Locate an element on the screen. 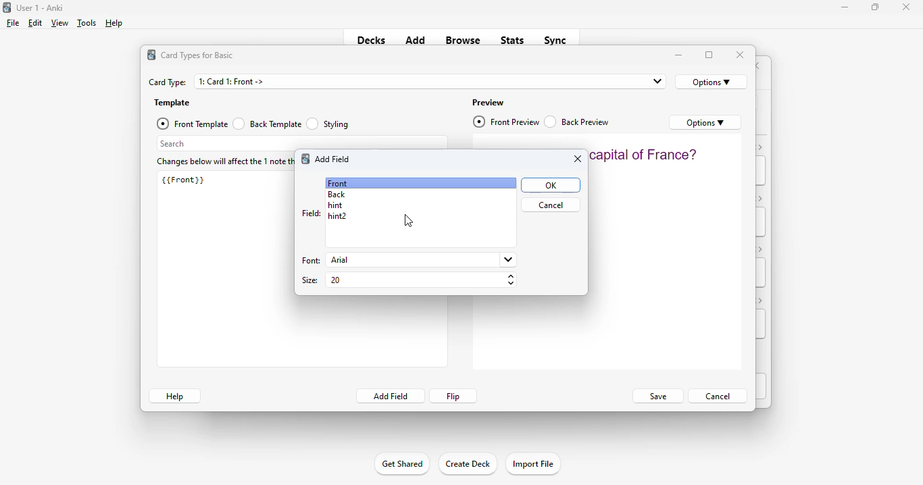 The height and width of the screenshot is (485, 923). save is located at coordinates (657, 397).